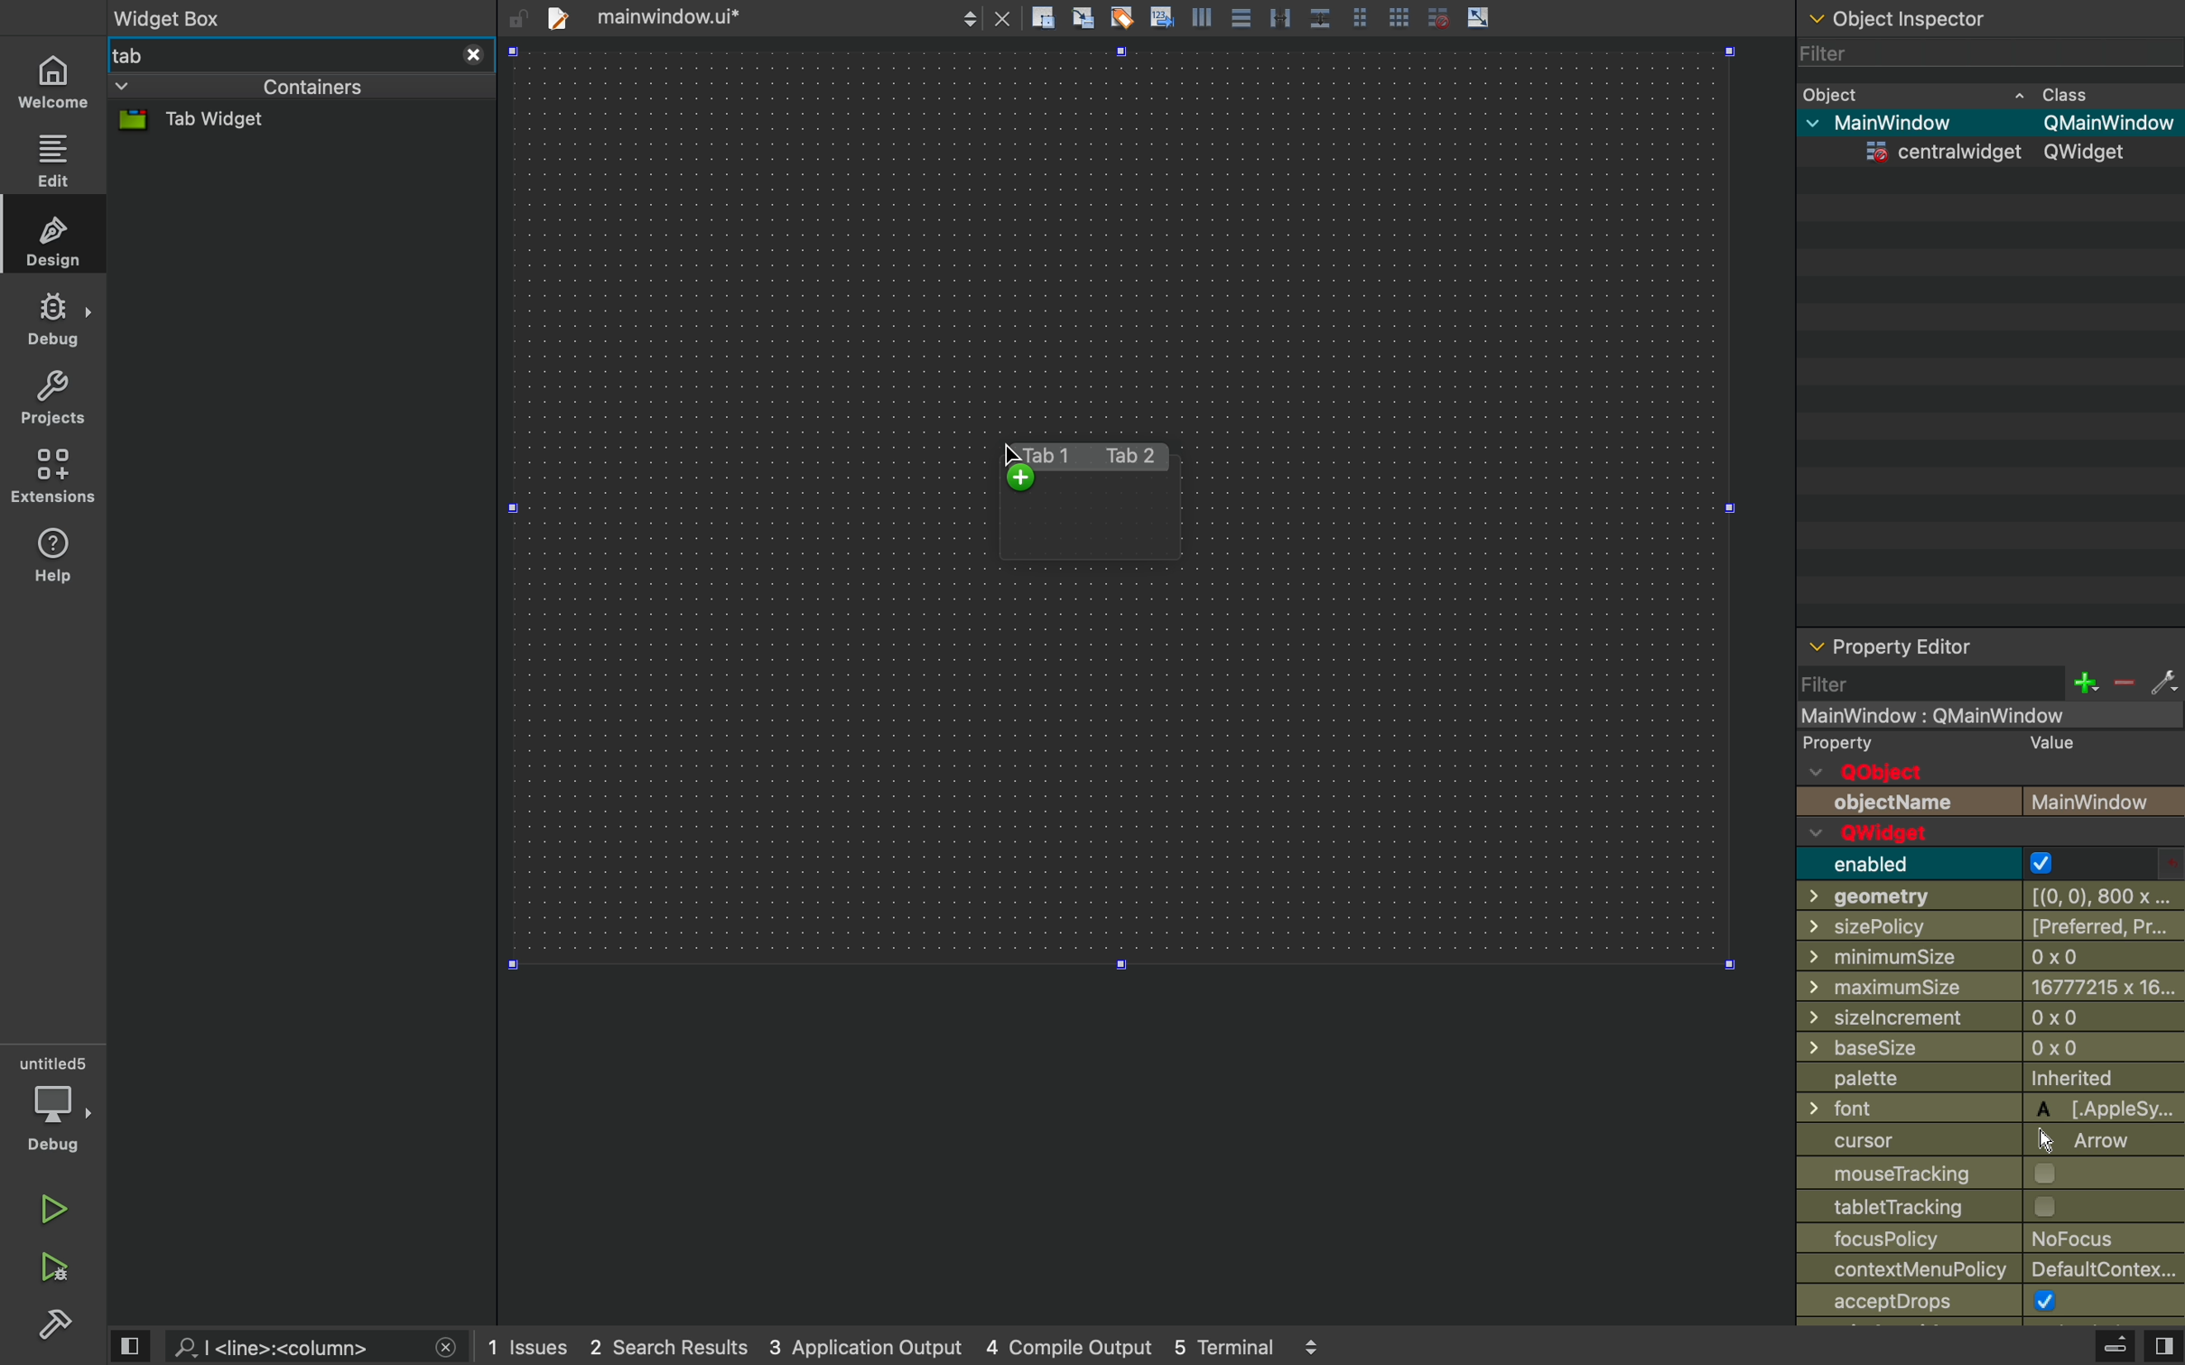 This screenshot has height=1365, width=2185. What do you see at coordinates (275, 53) in the screenshot?
I see `tab` at bounding box center [275, 53].